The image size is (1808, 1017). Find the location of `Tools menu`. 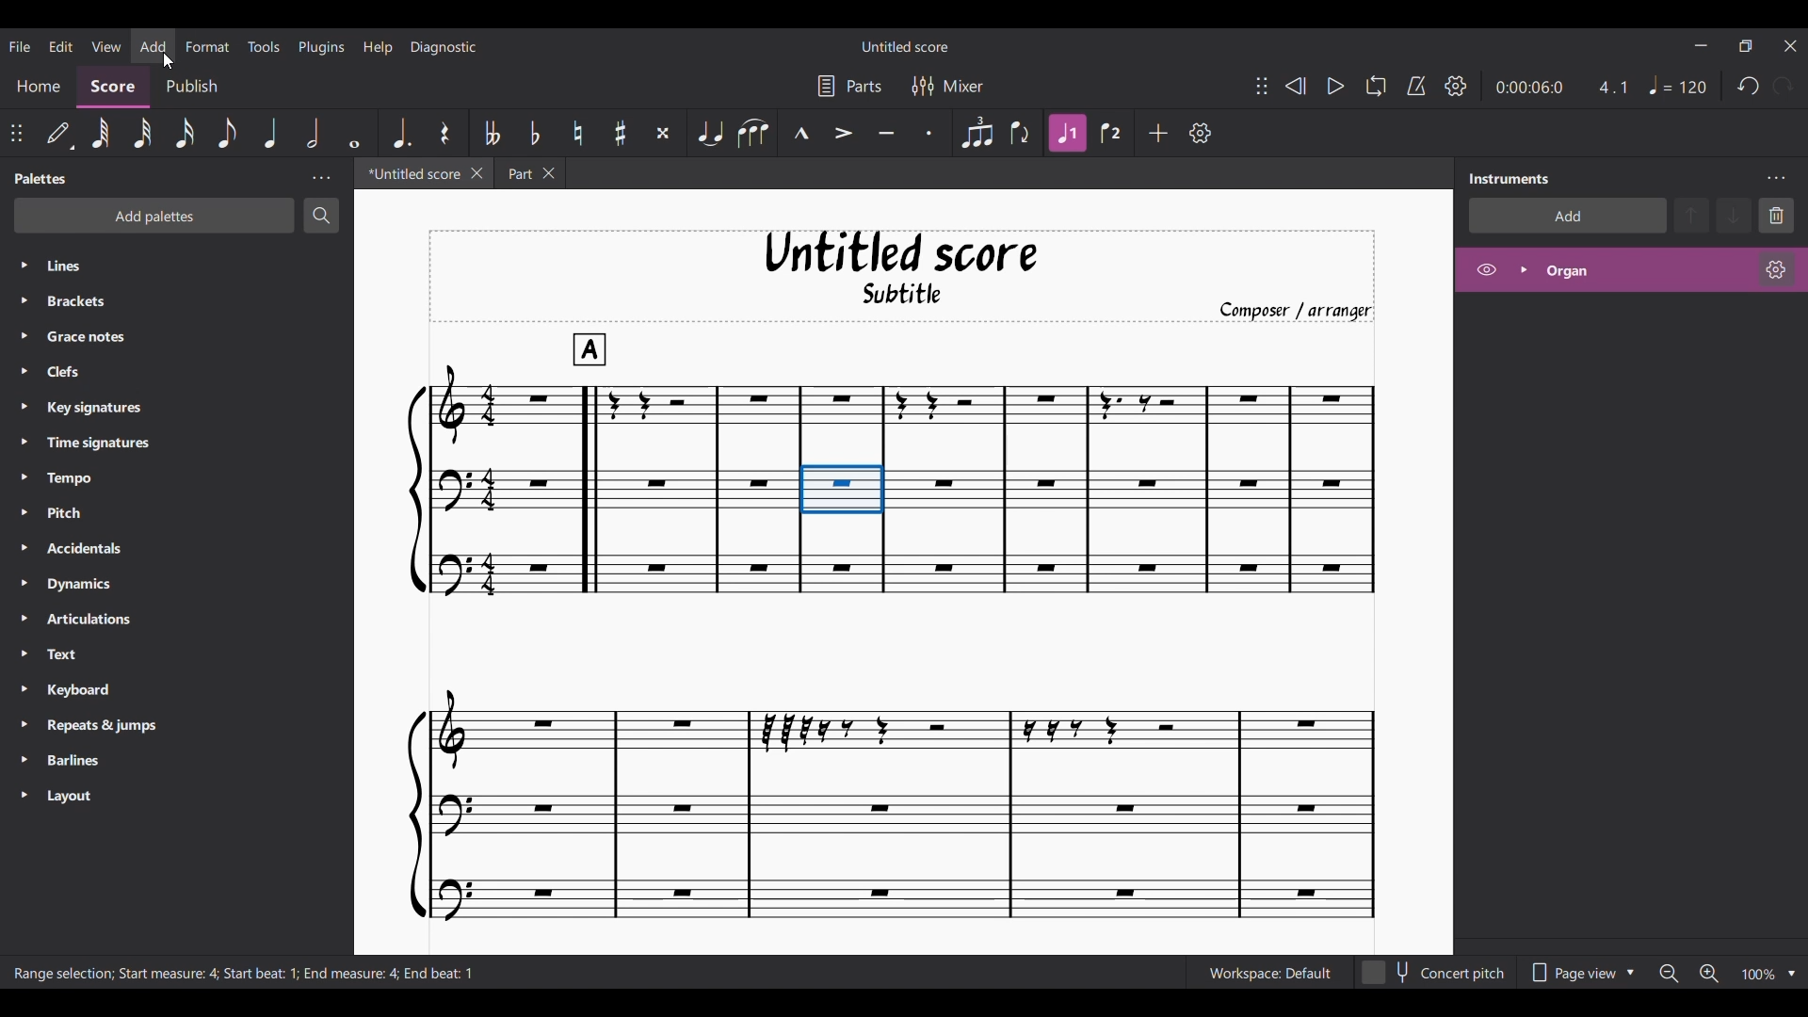

Tools menu is located at coordinates (264, 46).